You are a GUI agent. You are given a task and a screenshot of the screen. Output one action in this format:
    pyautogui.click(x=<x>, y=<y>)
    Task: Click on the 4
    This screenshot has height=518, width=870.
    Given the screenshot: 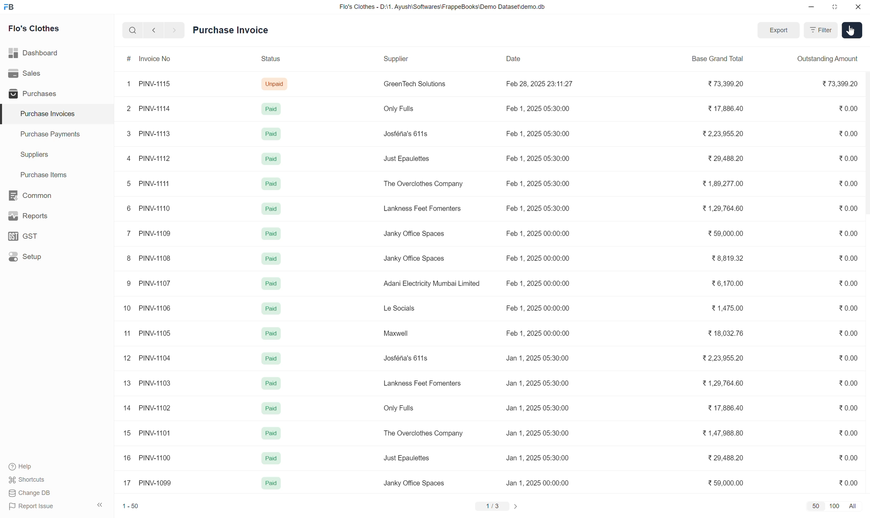 What is the action you would take?
    pyautogui.click(x=125, y=157)
    